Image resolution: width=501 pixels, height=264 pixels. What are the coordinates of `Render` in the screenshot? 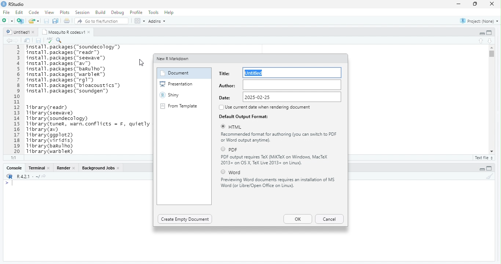 It's located at (64, 168).